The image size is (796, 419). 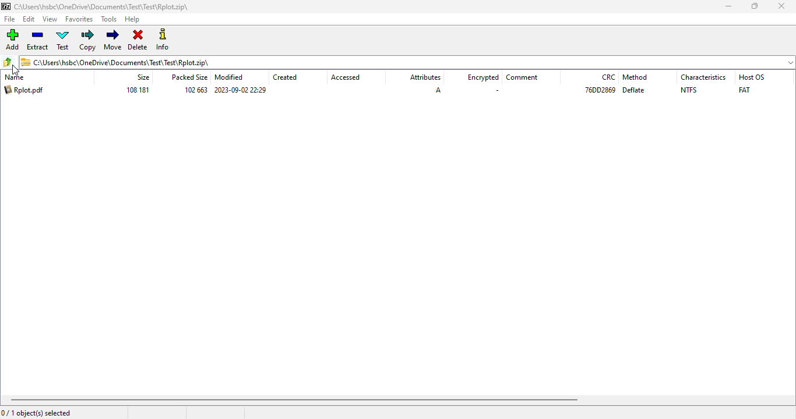 What do you see at coordinates (138, 89) in the screenshot?
I see `108 181` at bounding box center [138, 89].